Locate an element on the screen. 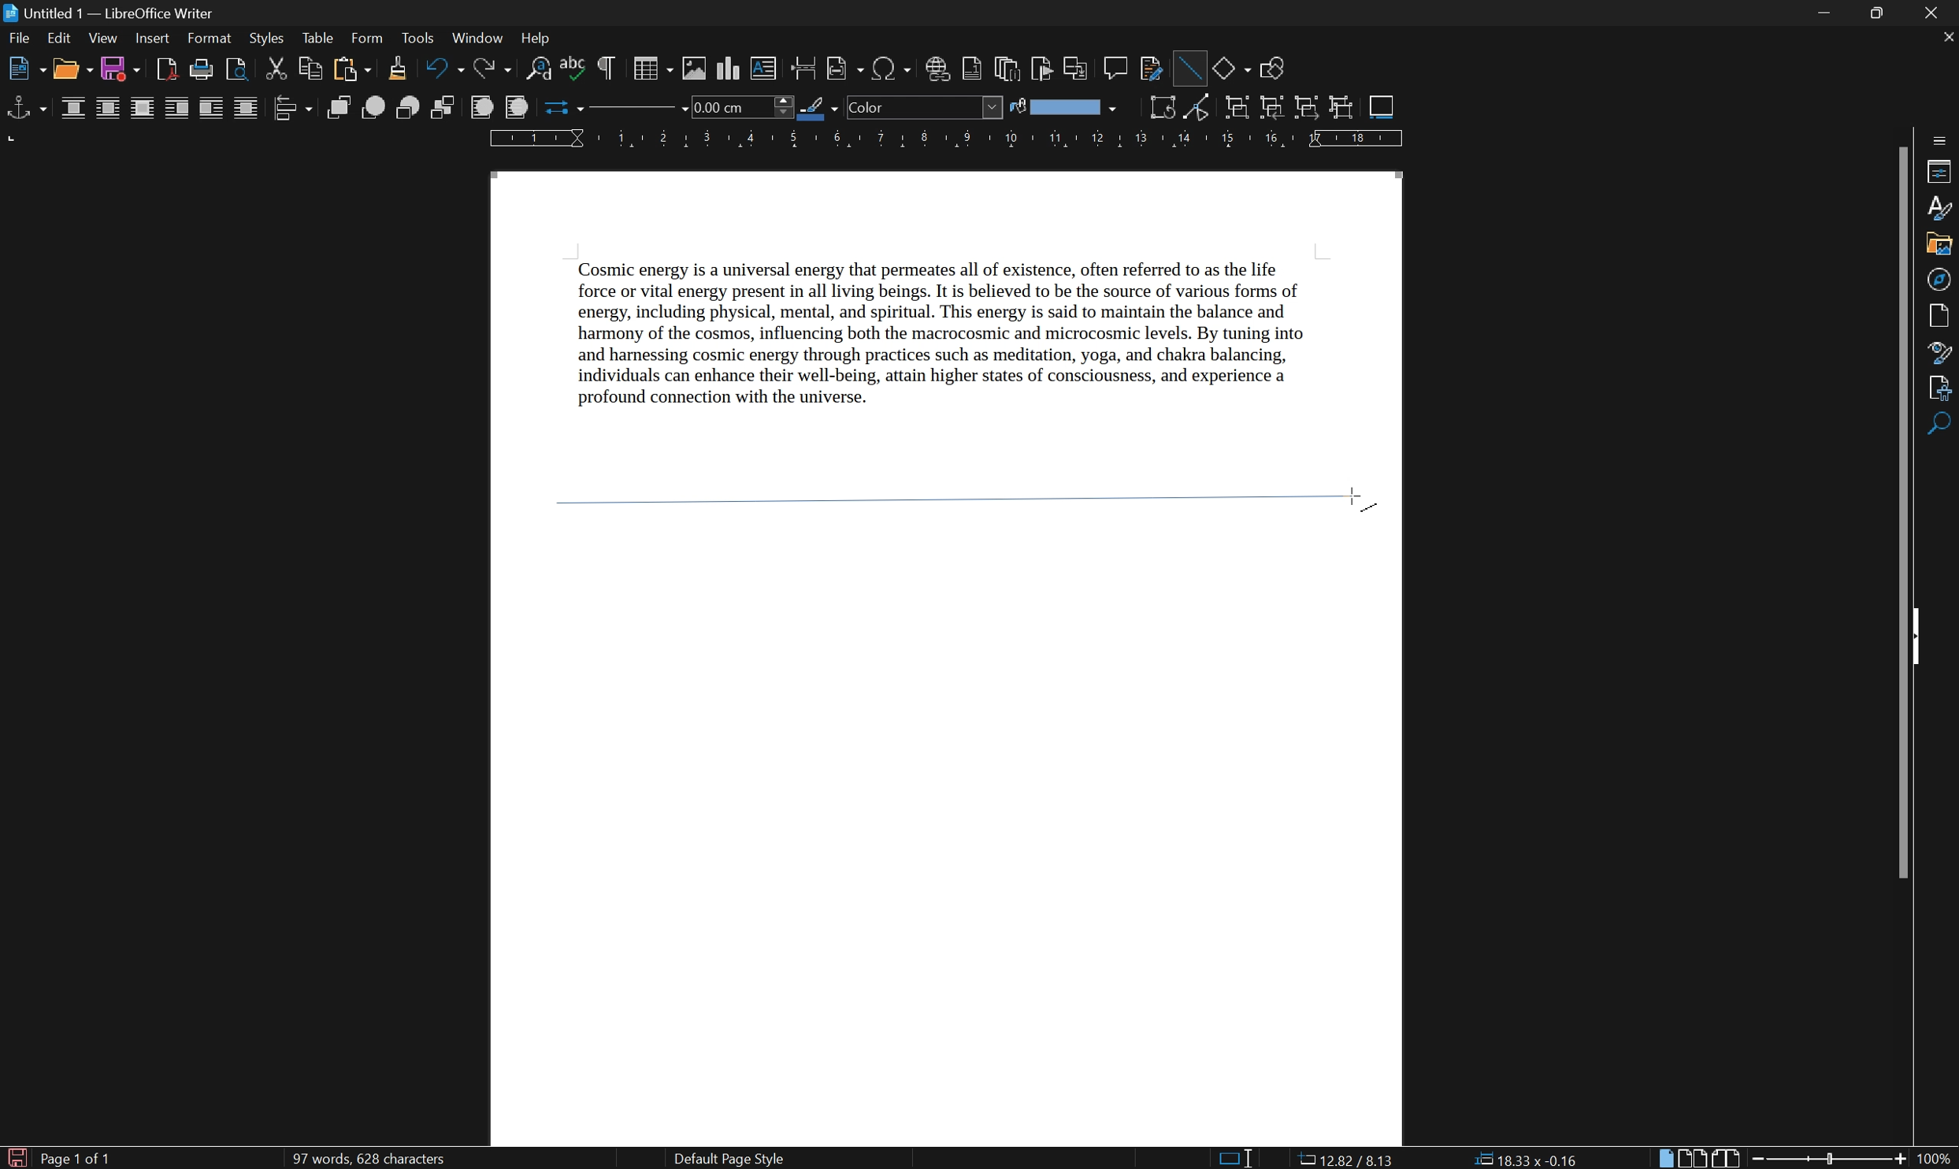  insert is located at coordinates (152, 39).